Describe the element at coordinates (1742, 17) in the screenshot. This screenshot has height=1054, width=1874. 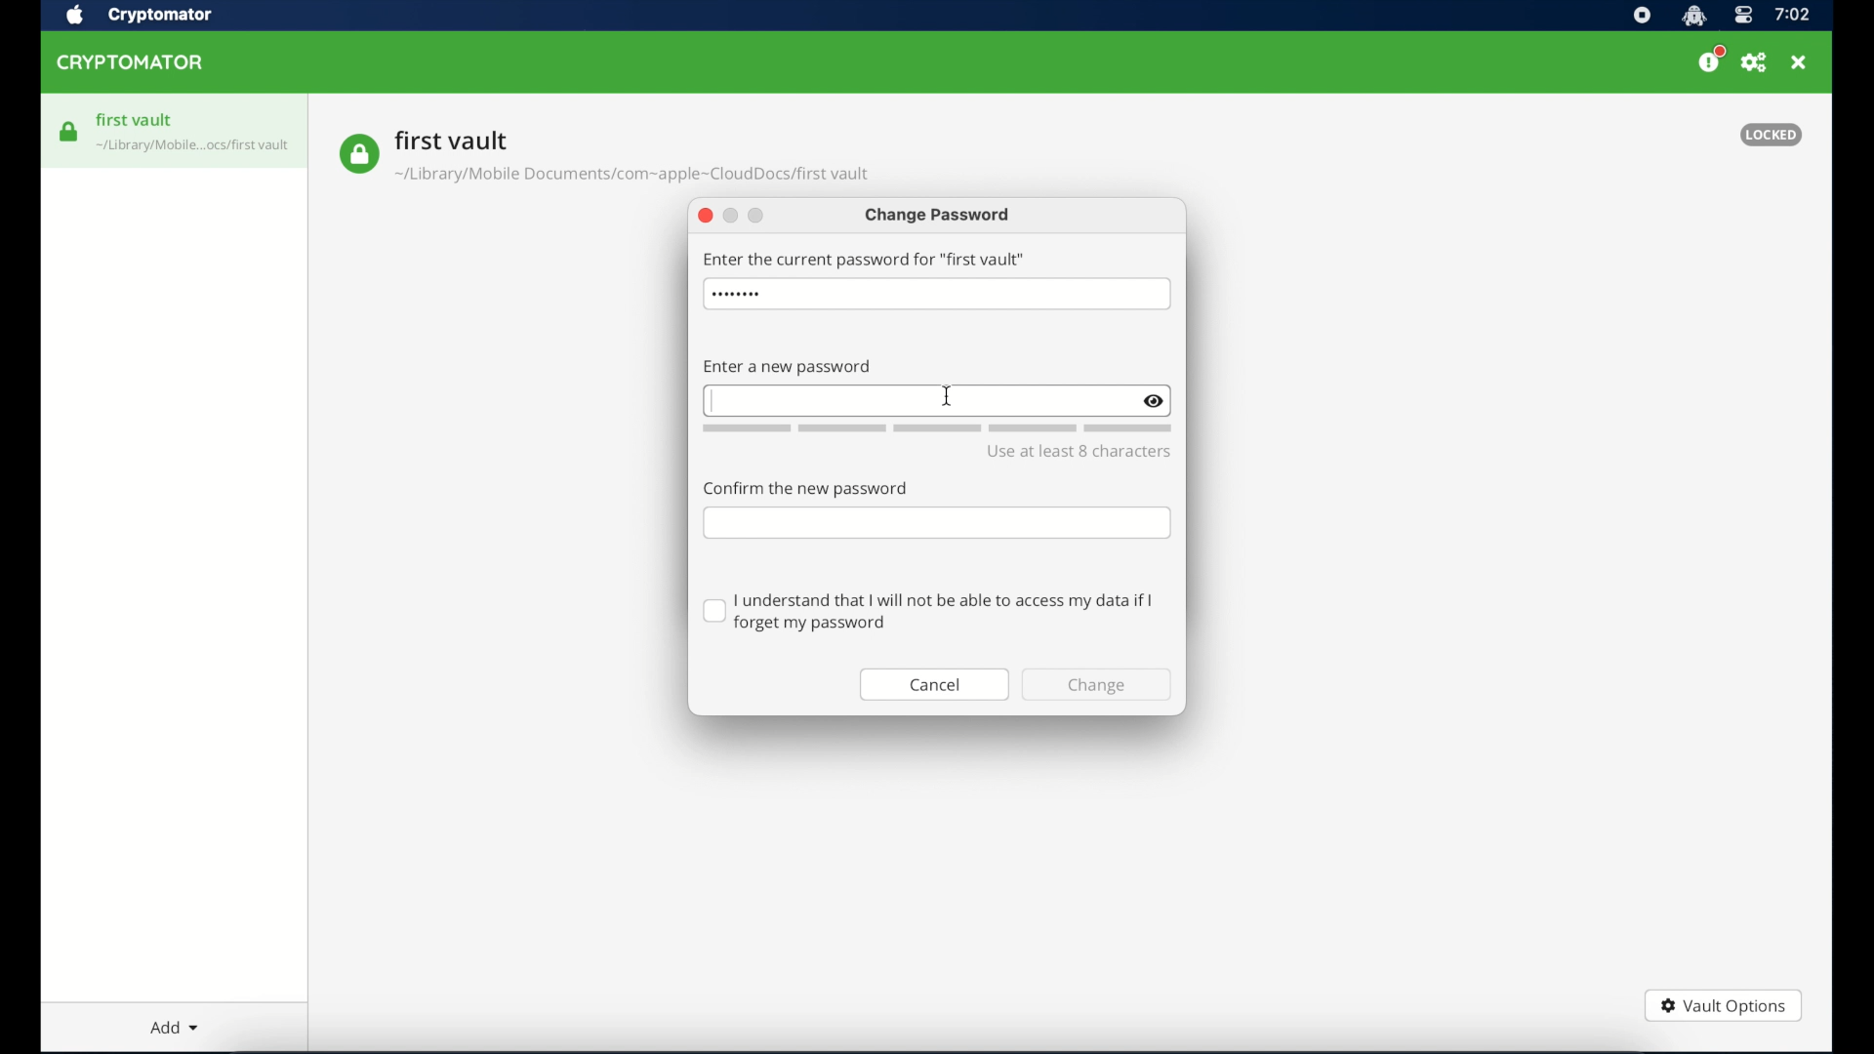
I see `control center` at that location.